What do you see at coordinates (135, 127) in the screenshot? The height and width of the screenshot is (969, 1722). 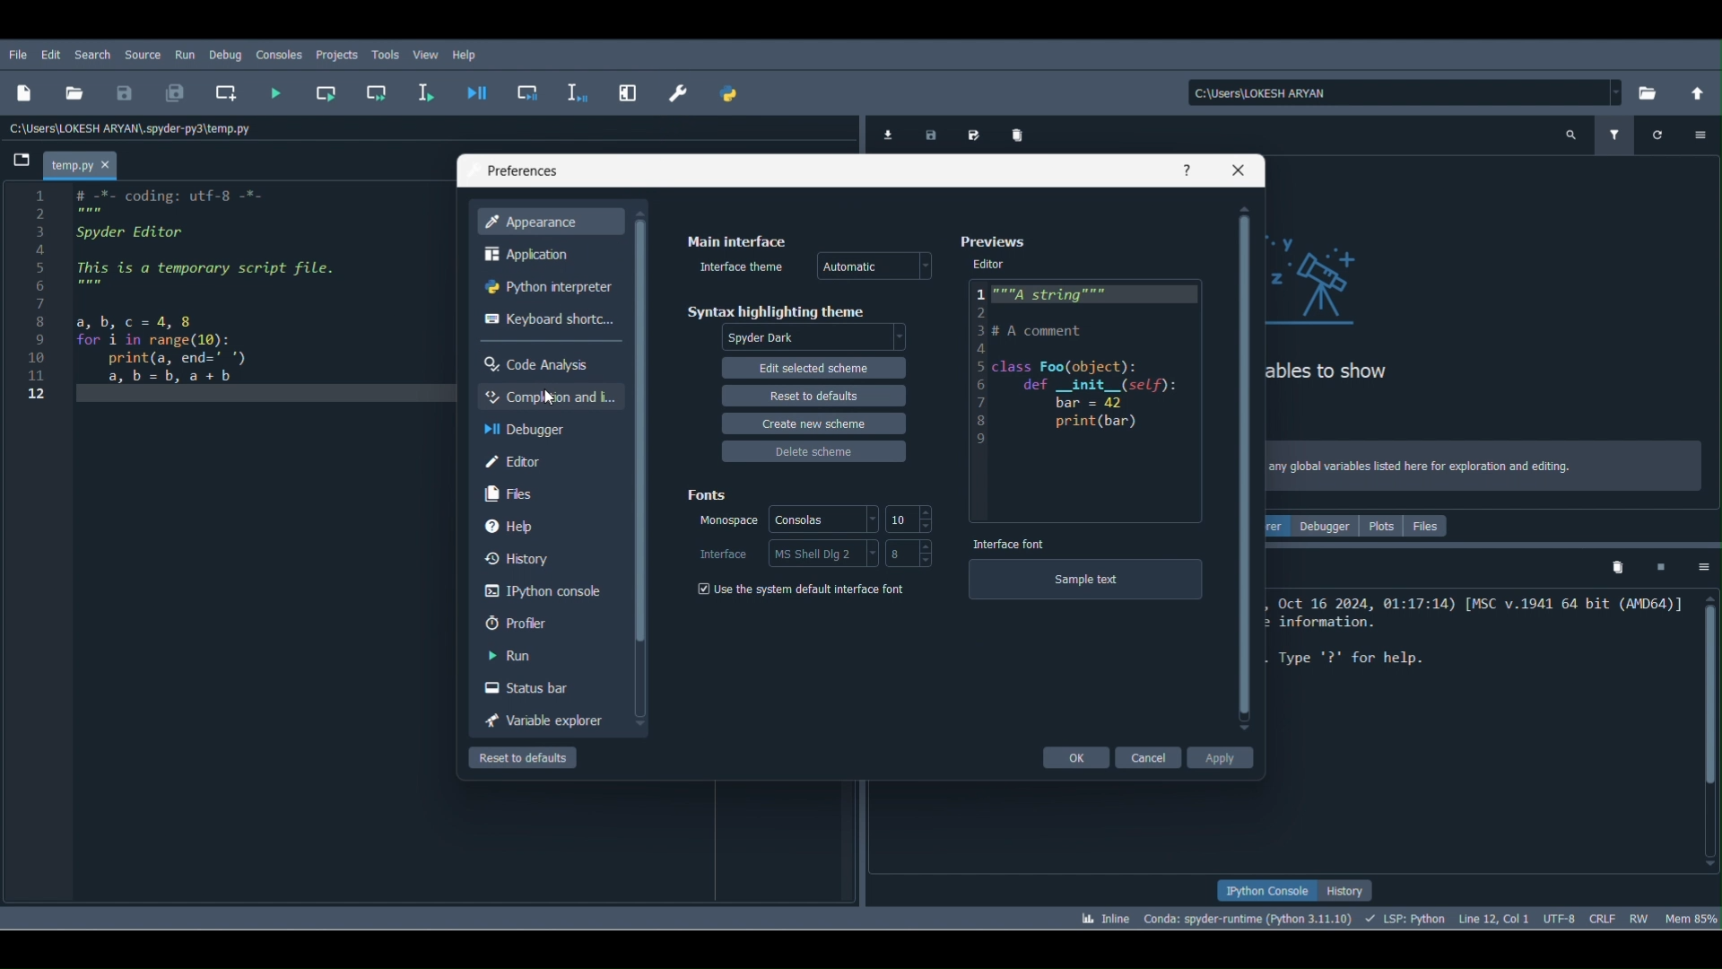 I see `File location` at bounding box center [135, 127].